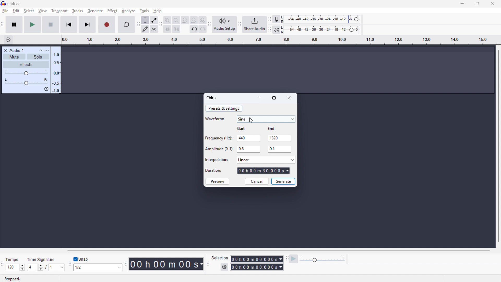 This screenshot has width=501, height=282. What do you see at coordinates (279, 251) in the screenshot?
I see `Horizontal scroll bar ` at bounding box center [279, 251].